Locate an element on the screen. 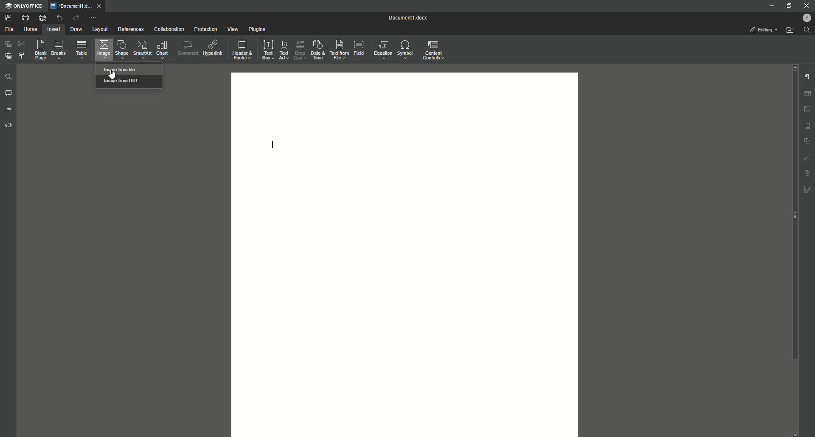 This screenshot has width=815, height=437. Blank Page is located at coordinates (41, 50).